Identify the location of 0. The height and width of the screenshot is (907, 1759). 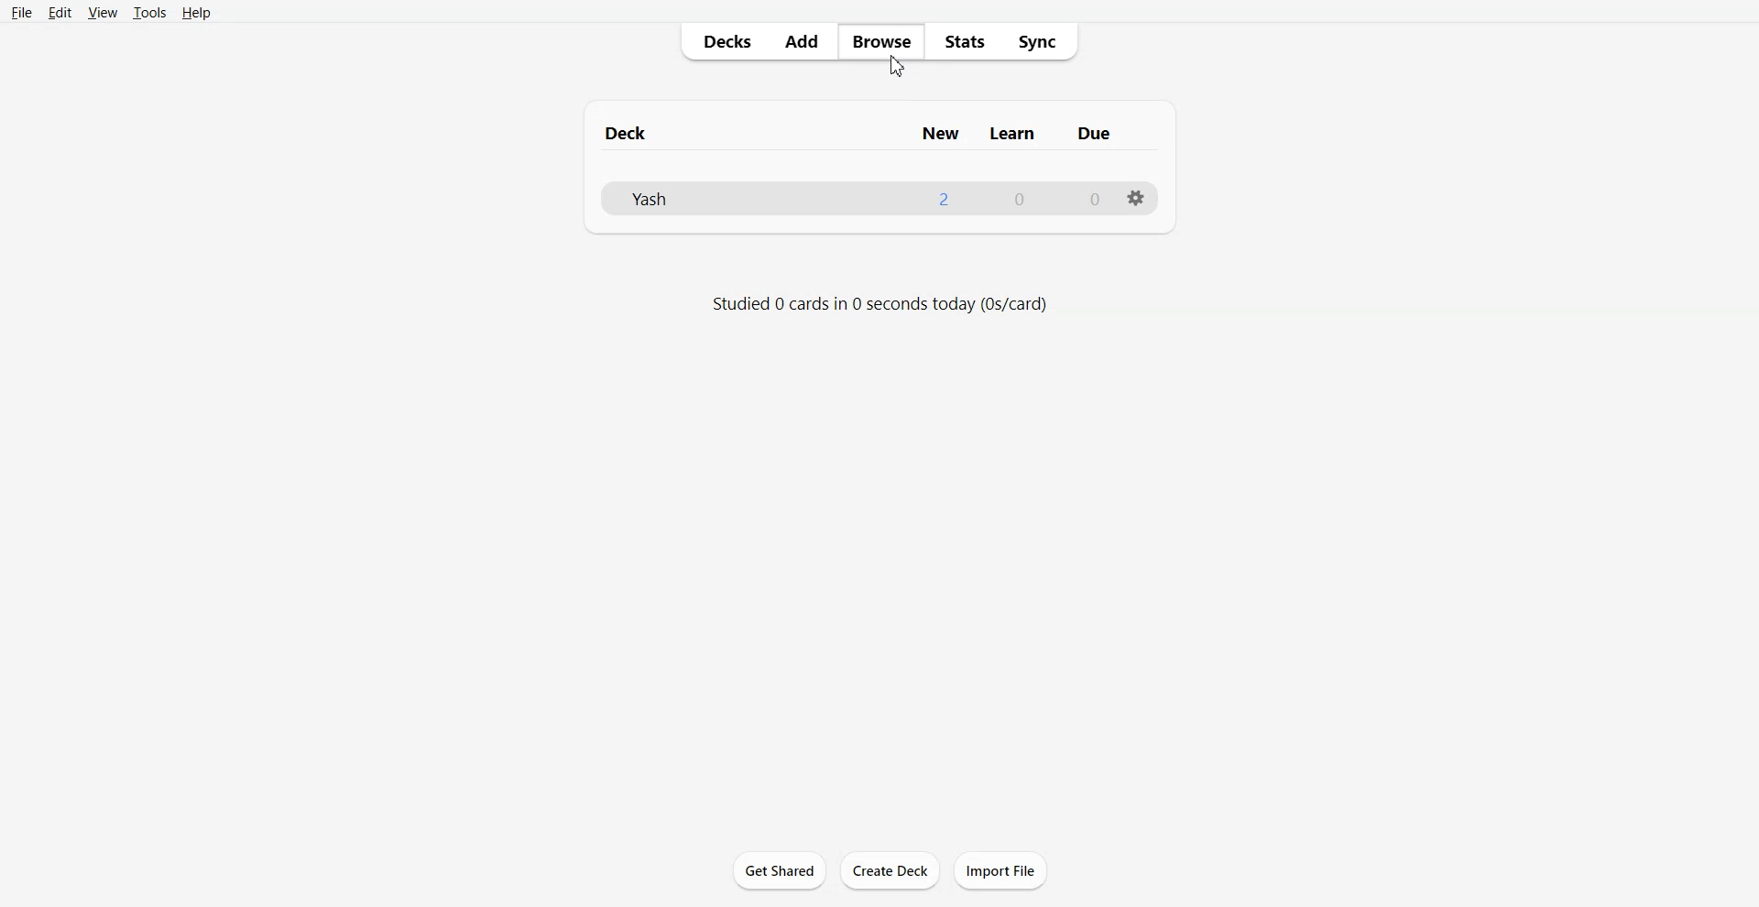
(1086, 197).